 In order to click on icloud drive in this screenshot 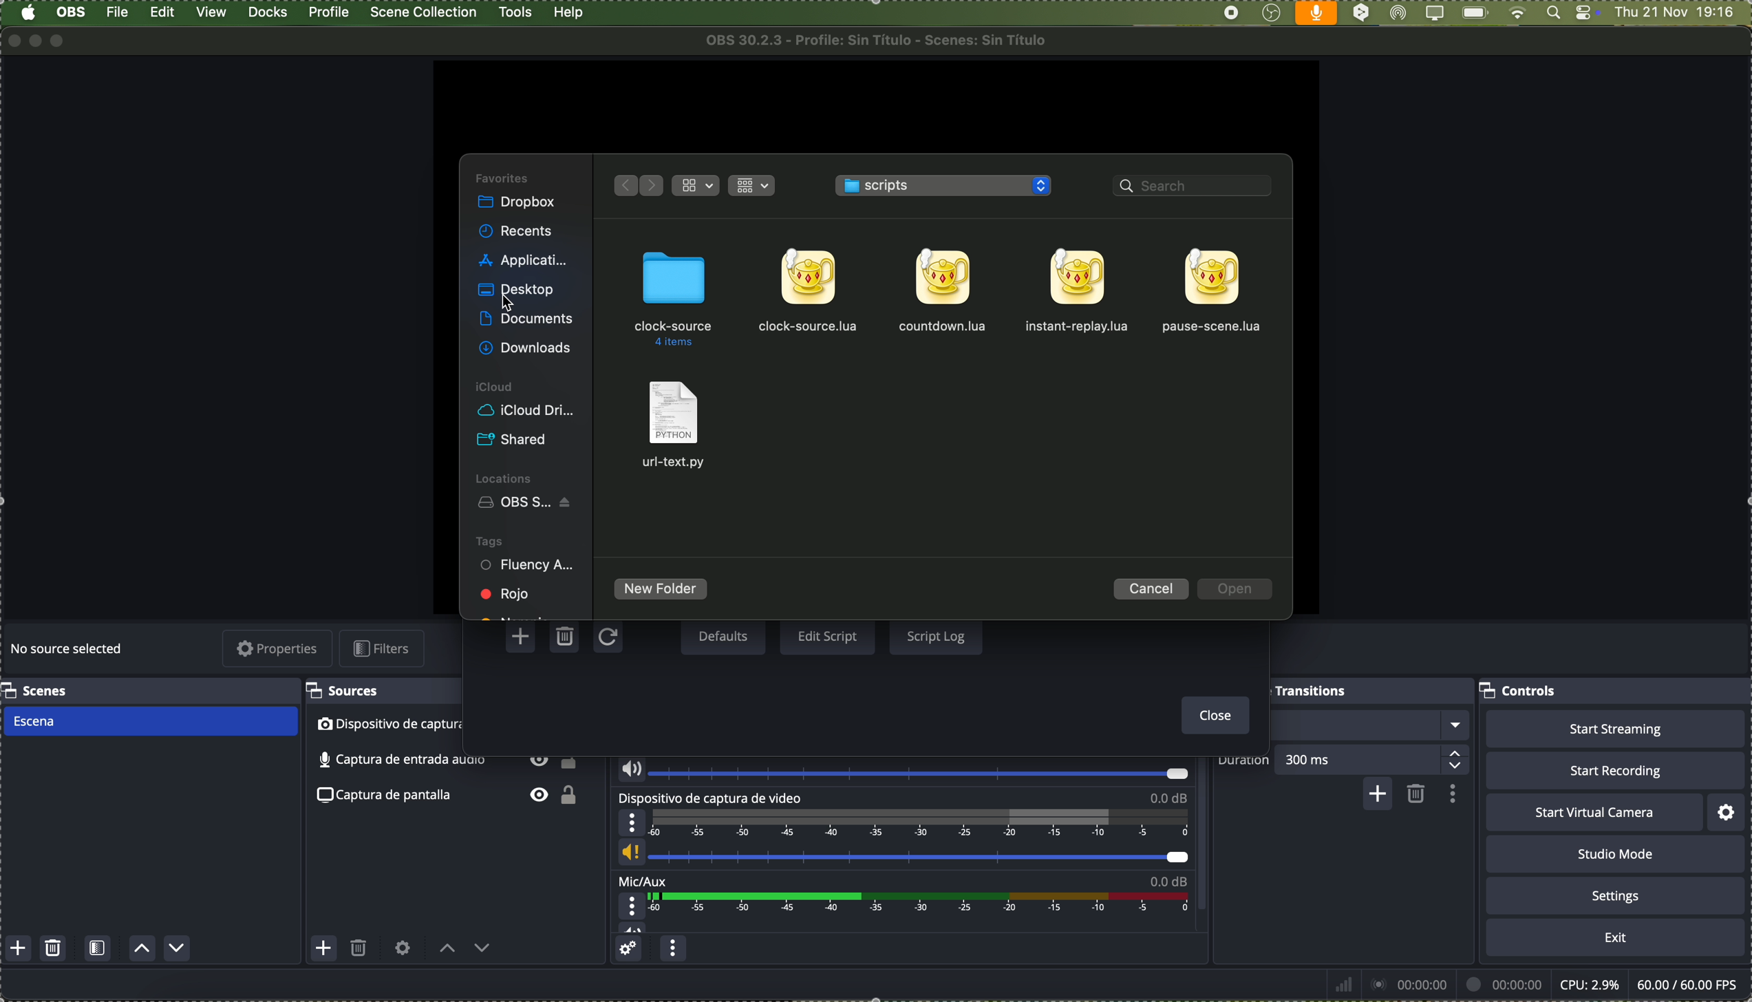, I will do `click(526, 411)`.